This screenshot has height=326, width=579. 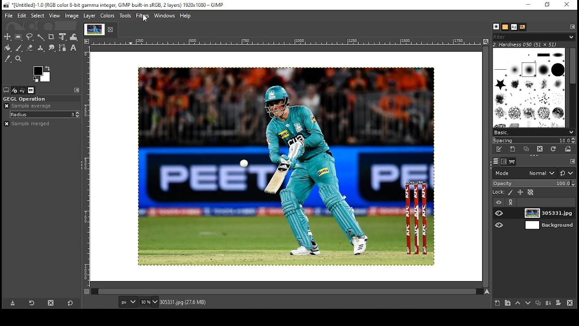 I want to click on scroll bar, so click(x=572, y=88).